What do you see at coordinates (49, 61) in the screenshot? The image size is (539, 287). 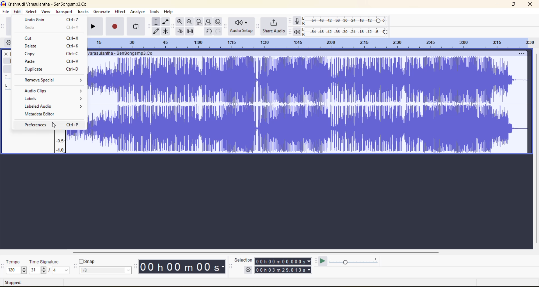 I see `paste` at bounding box center [49, 61].